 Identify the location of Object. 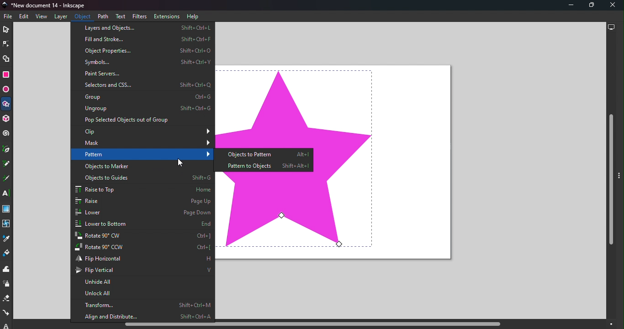
(82, 17).